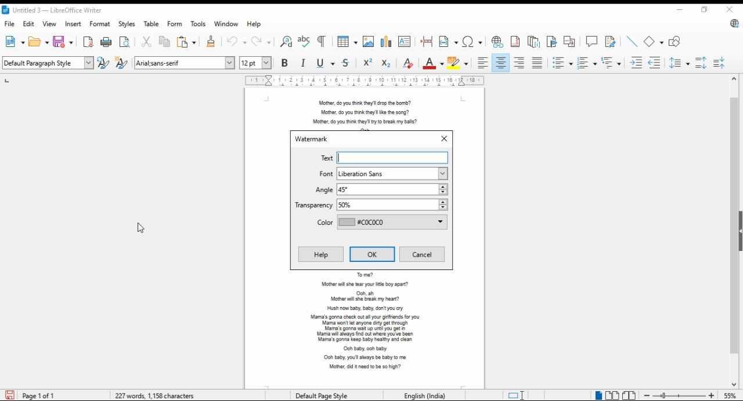  Describe the element at coordinates (370, 254) in the screenshot. I see `ok` at that location.